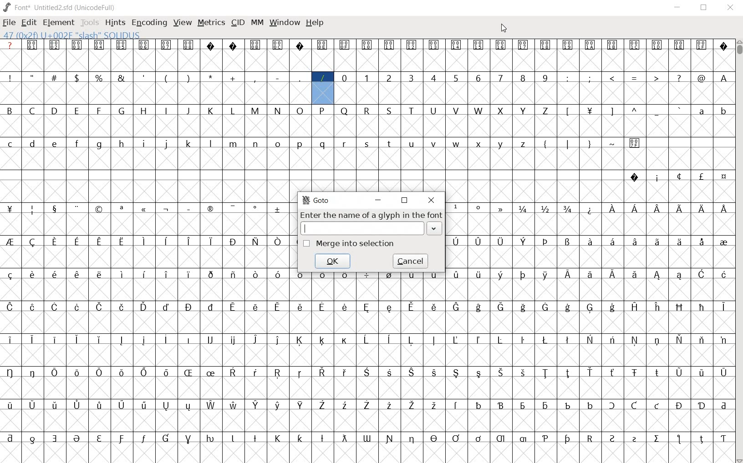  I want to click on glyph, so click(9, 110).